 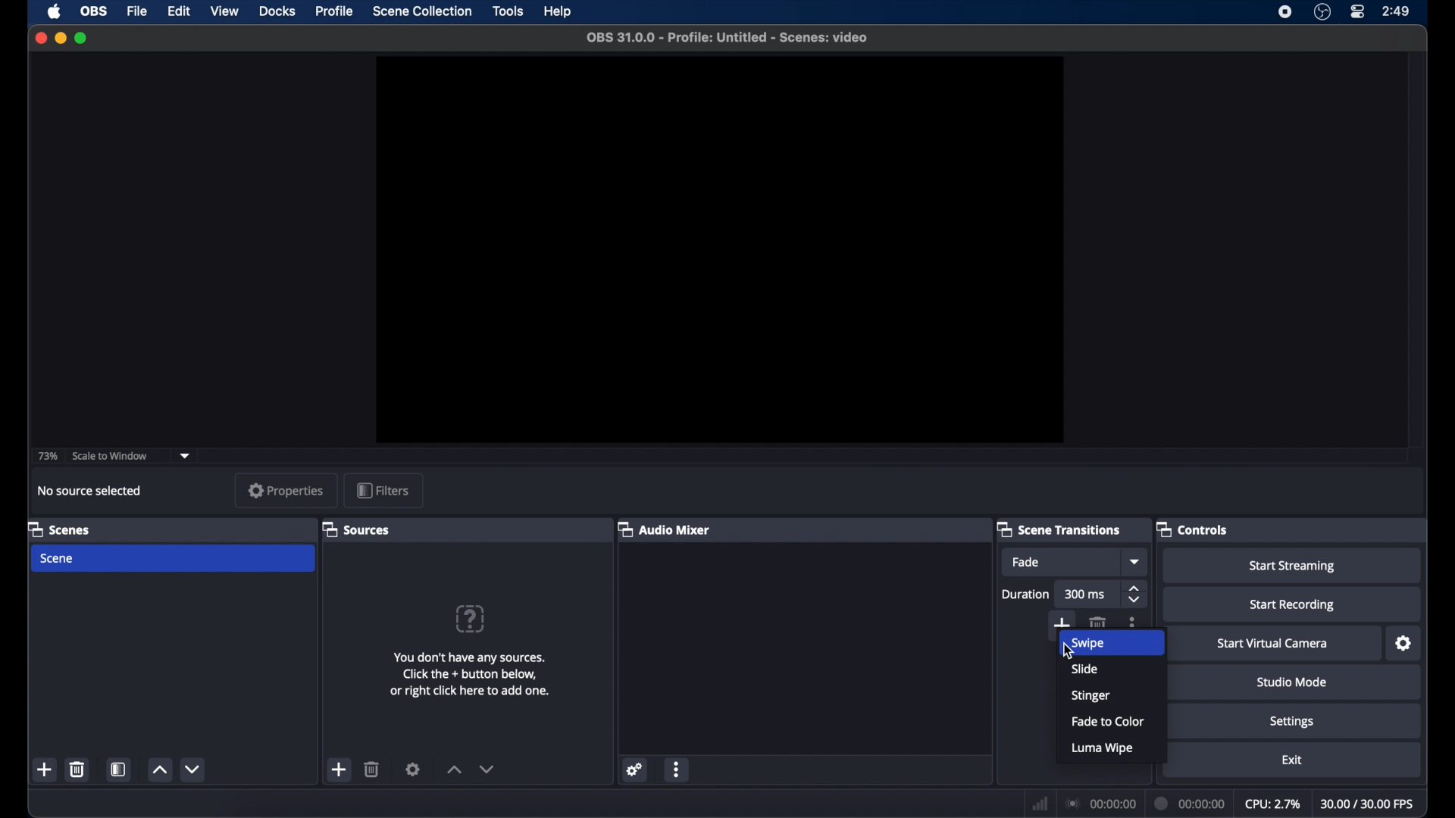 I want to click on start streaming, so click(x=1292, y=566).